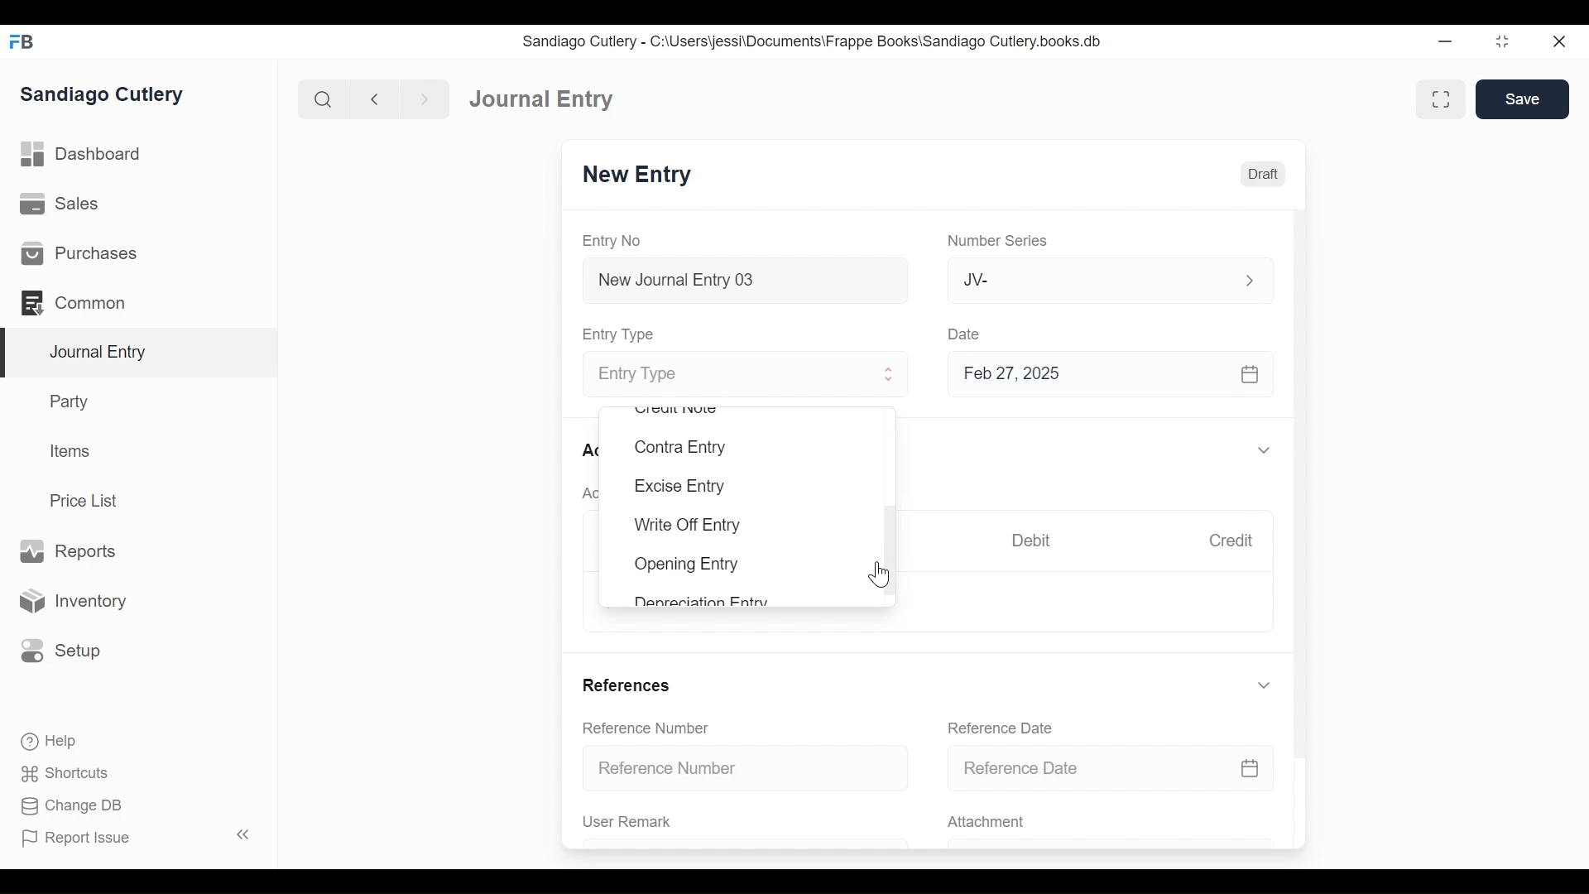  Describe the element at coordinates (1261, 175) in the screenshot. I see `Draft` at that location.